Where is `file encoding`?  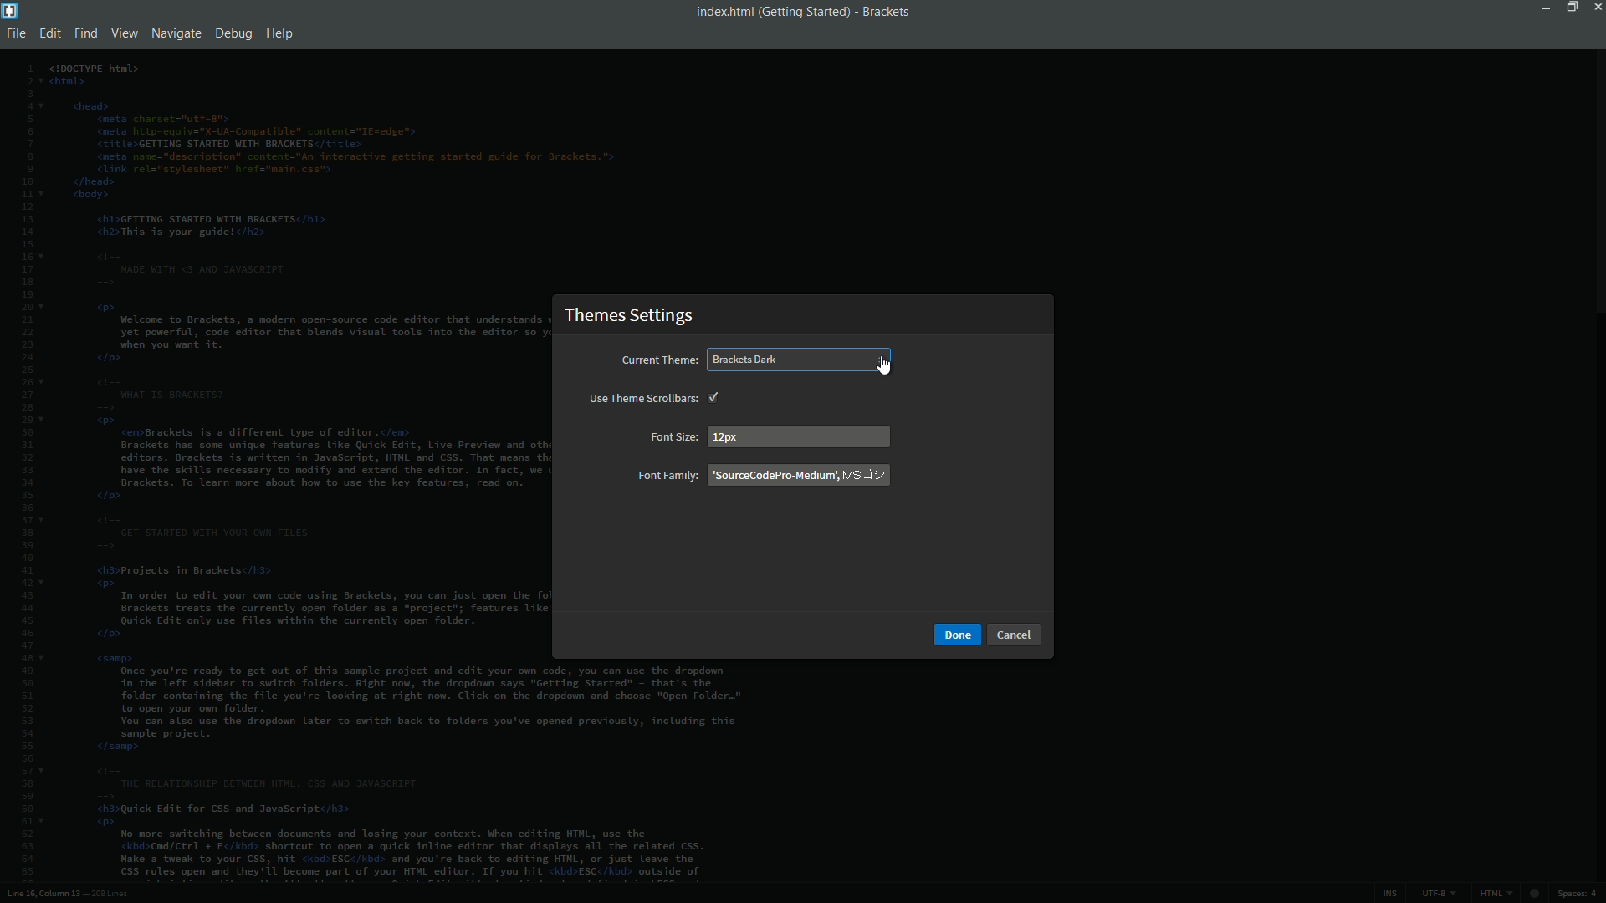 file encoding is located at coordinates (1439, 894).